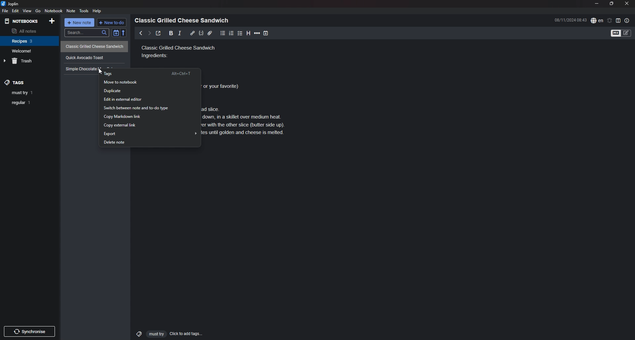 The width and height of the screenshot is (635, 340). Describe the element at coordinates (201, 33) in the screenshot. I see `code` at that location.